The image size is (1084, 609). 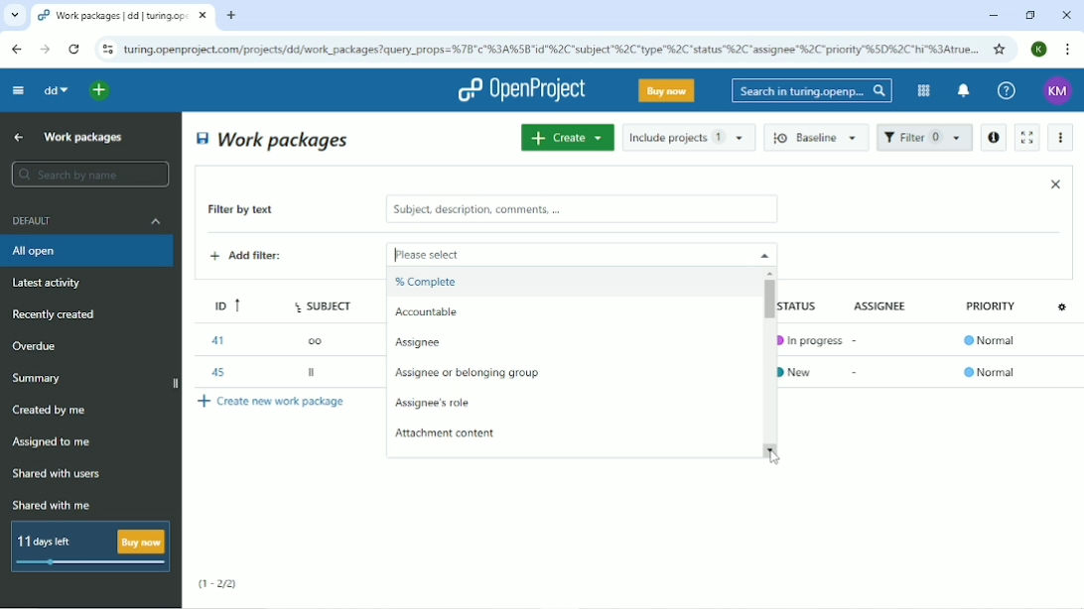 I want to click on Close, so click(x=1066, y=15).